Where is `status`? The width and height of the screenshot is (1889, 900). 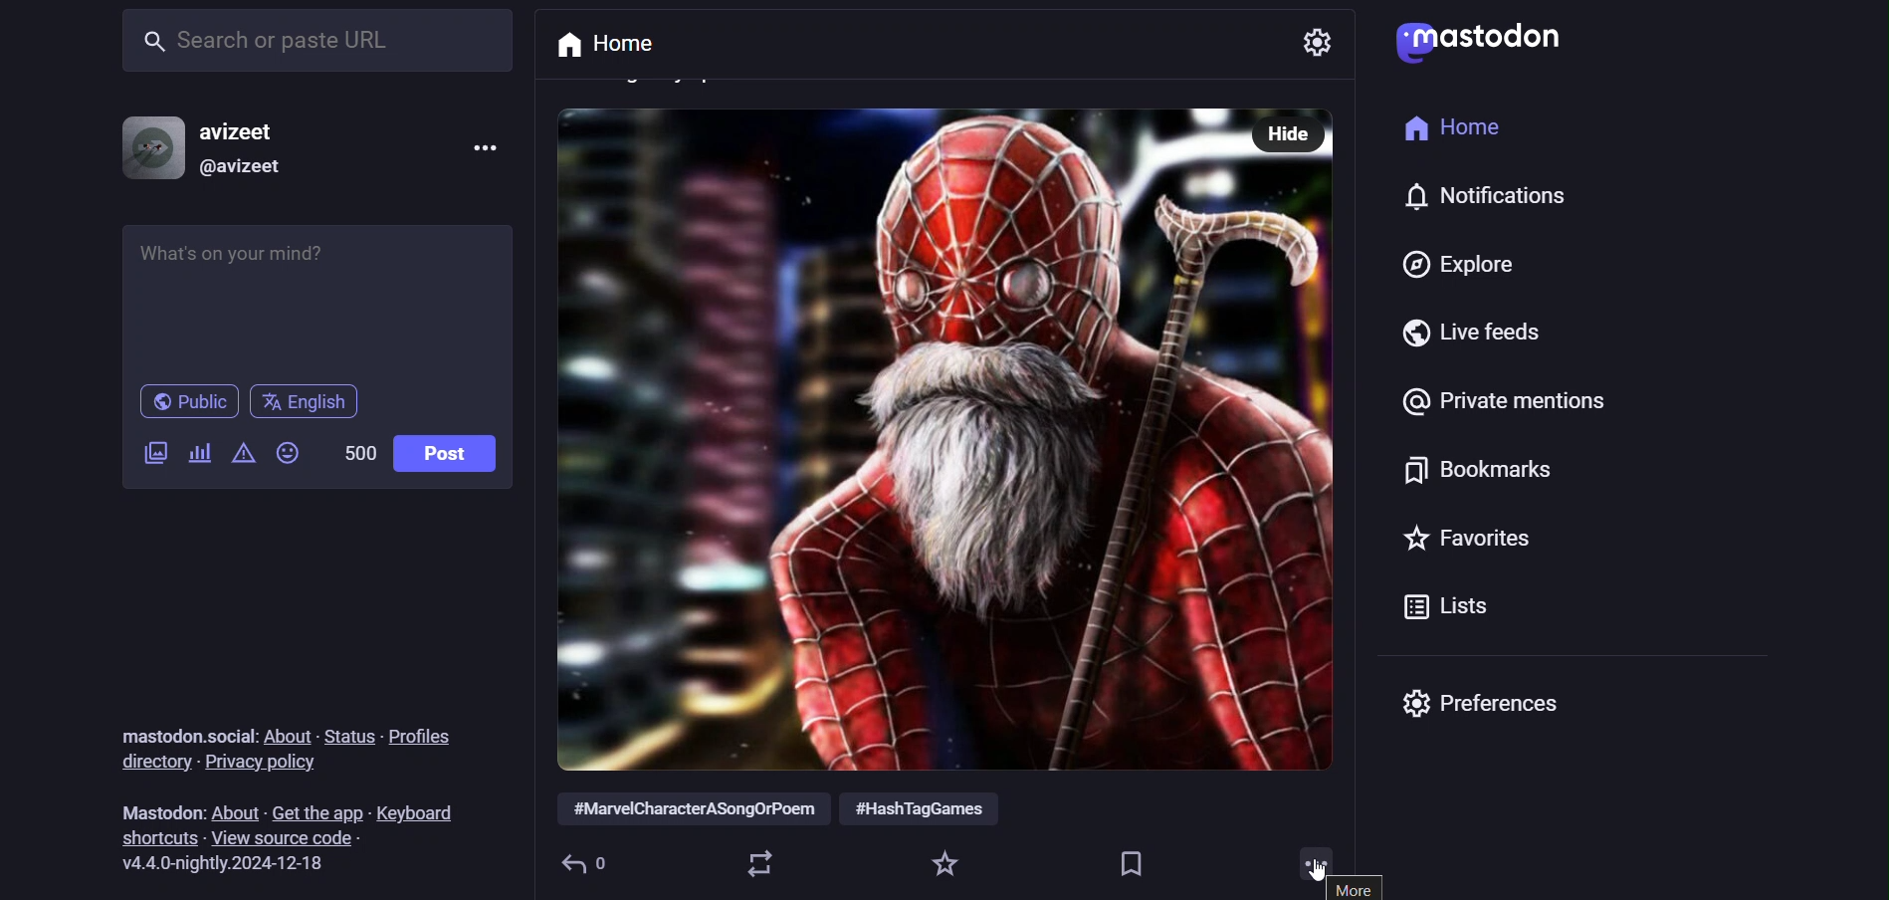 status is located at coordinates (348, 732).